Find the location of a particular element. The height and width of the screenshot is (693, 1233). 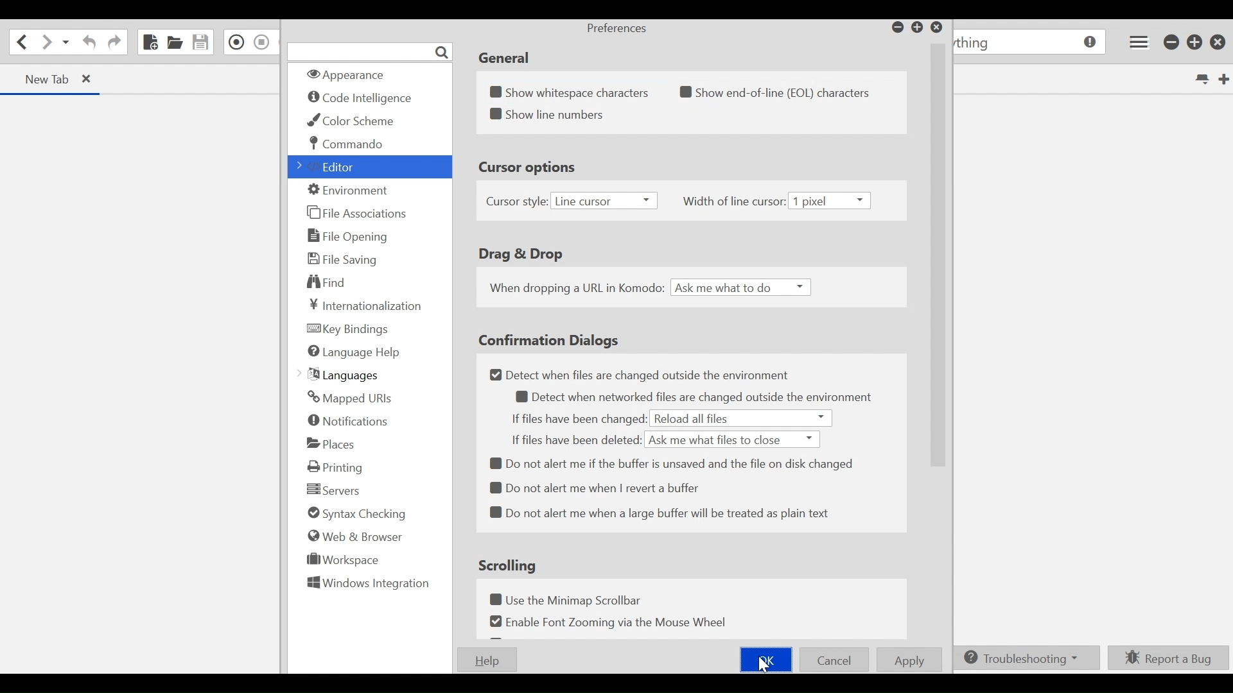

Report a bug is located at coordinates (1166, 658).